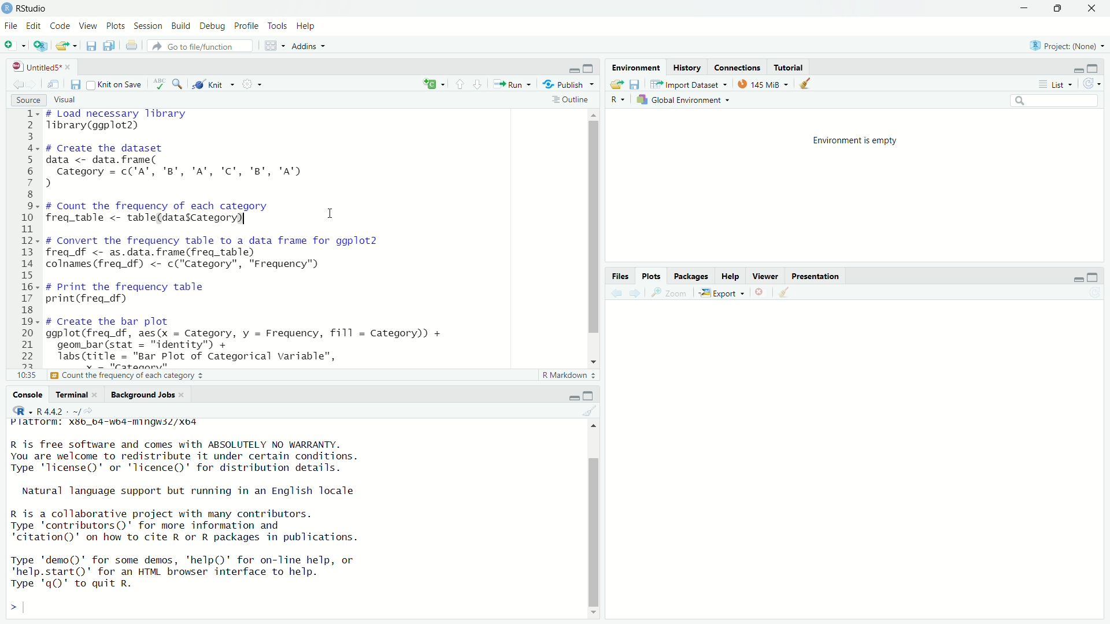 This screenshot has width=1110, height=624. What do you see at coordinates (125, 376) in the screenshot?
I see `Create the bar plot` at bounding box center [125, 376].